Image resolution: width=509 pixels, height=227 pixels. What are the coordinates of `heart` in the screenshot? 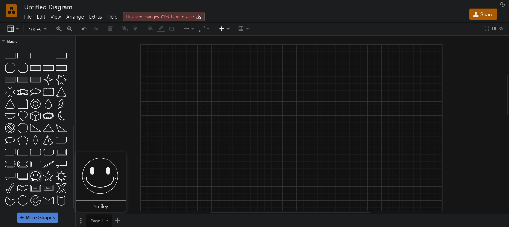 It's located at (23, 116).